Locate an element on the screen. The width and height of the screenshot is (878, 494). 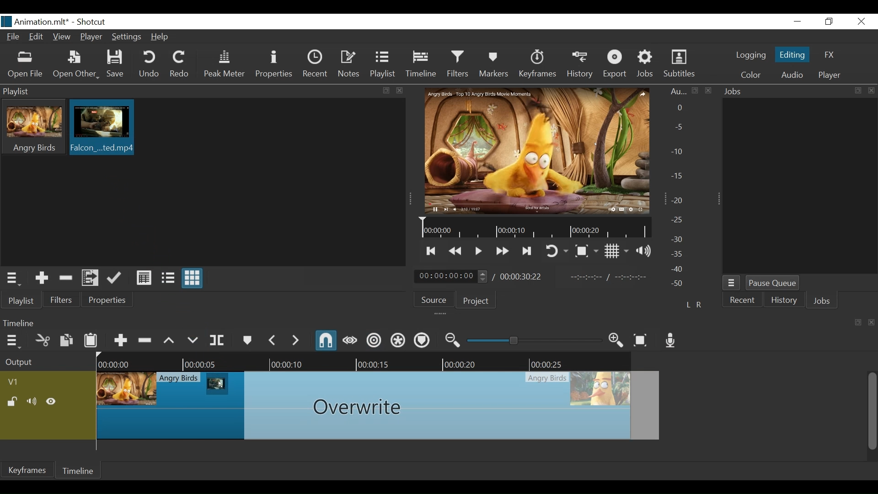
Skip to the previous point is located at coordinates (431, 252).